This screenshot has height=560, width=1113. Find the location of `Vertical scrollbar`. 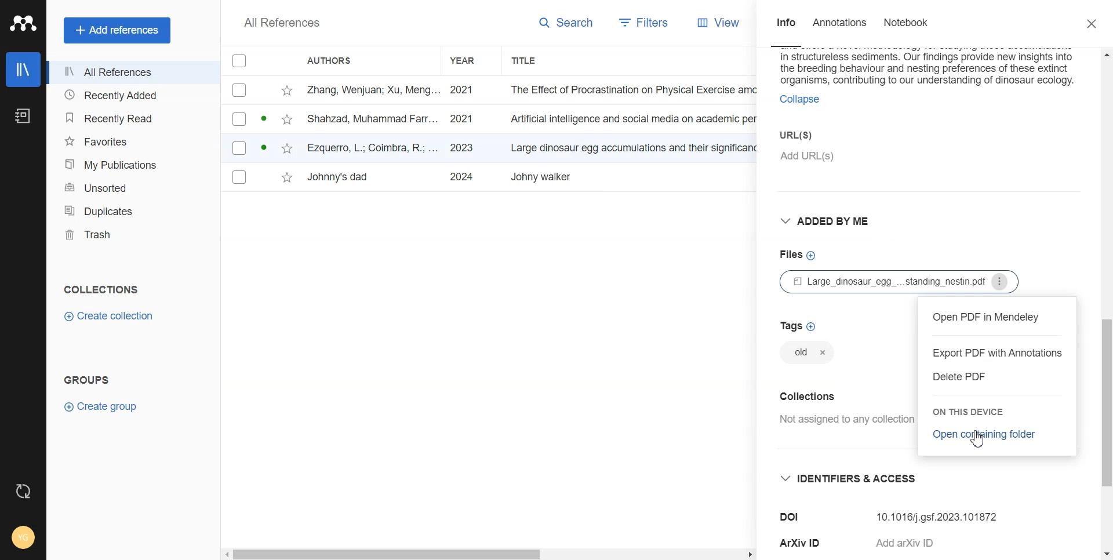

Vertical scrollbar is located at coordinates (1106, 402).